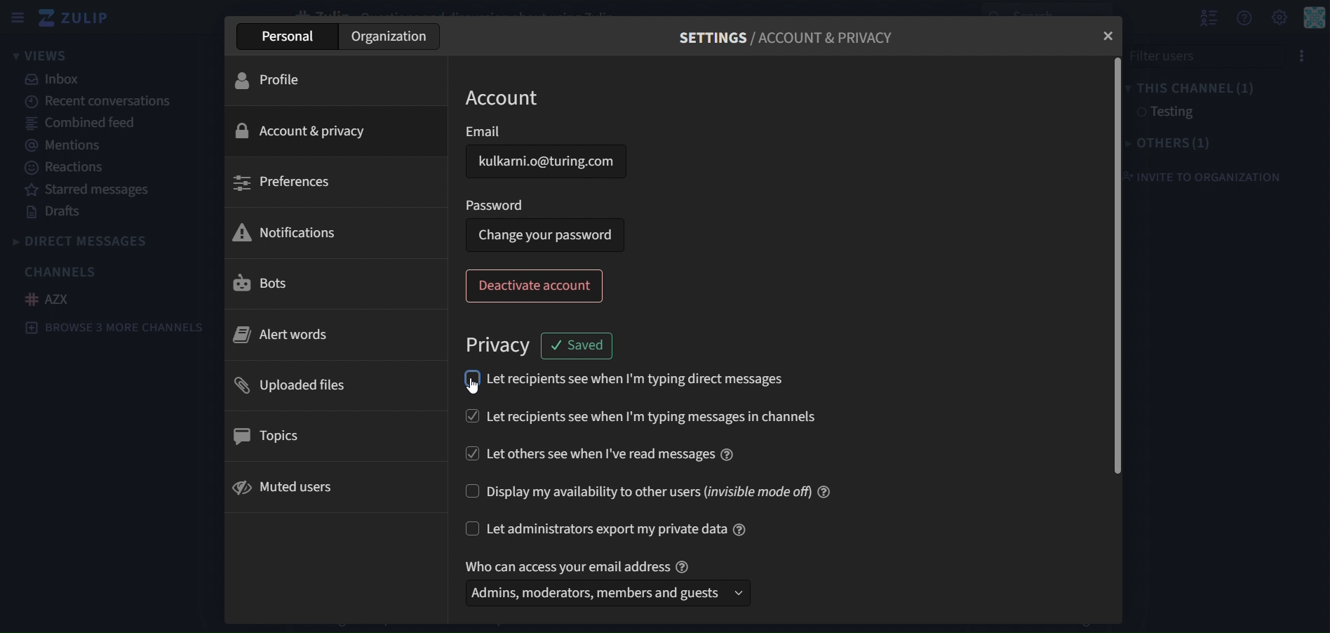 This screenshot has width=1330, height=633. Describe the element at coordinates (288, 36) in the screenshot. I see `personal` at that location.